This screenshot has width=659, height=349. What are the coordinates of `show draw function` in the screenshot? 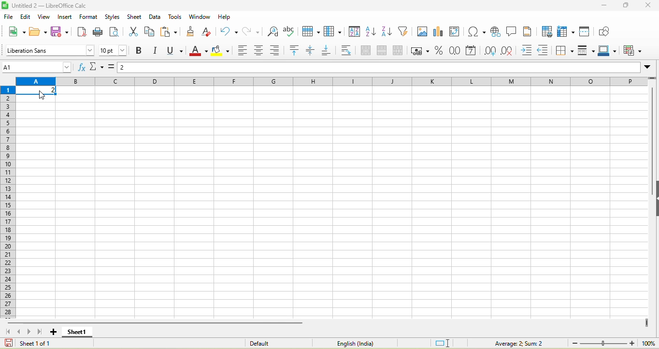 It's located at (609, 32).